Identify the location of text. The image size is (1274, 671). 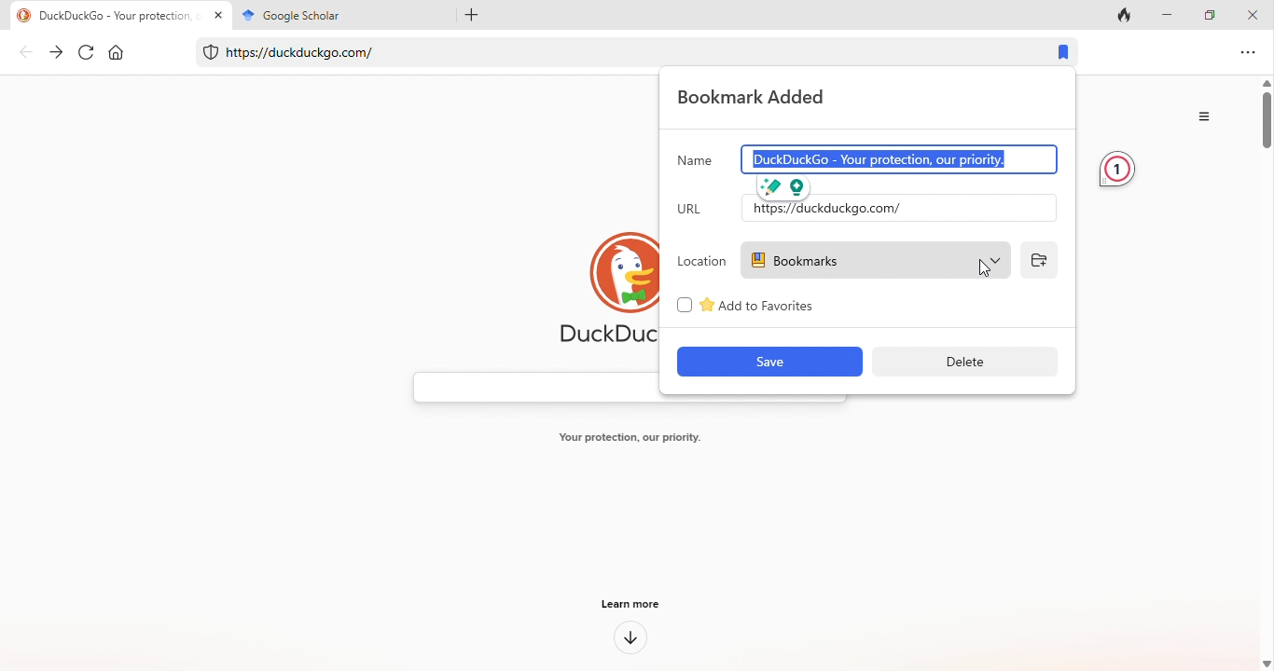
(626, 439).